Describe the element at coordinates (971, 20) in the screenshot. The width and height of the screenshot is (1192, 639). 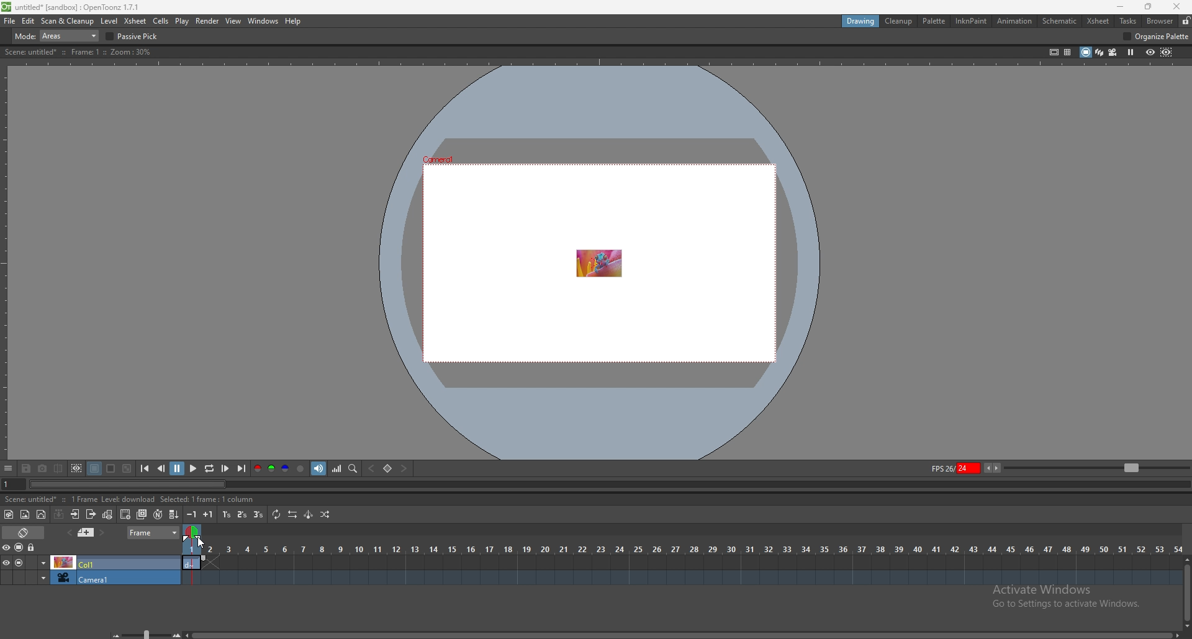
I see `inknpaint` at that location.